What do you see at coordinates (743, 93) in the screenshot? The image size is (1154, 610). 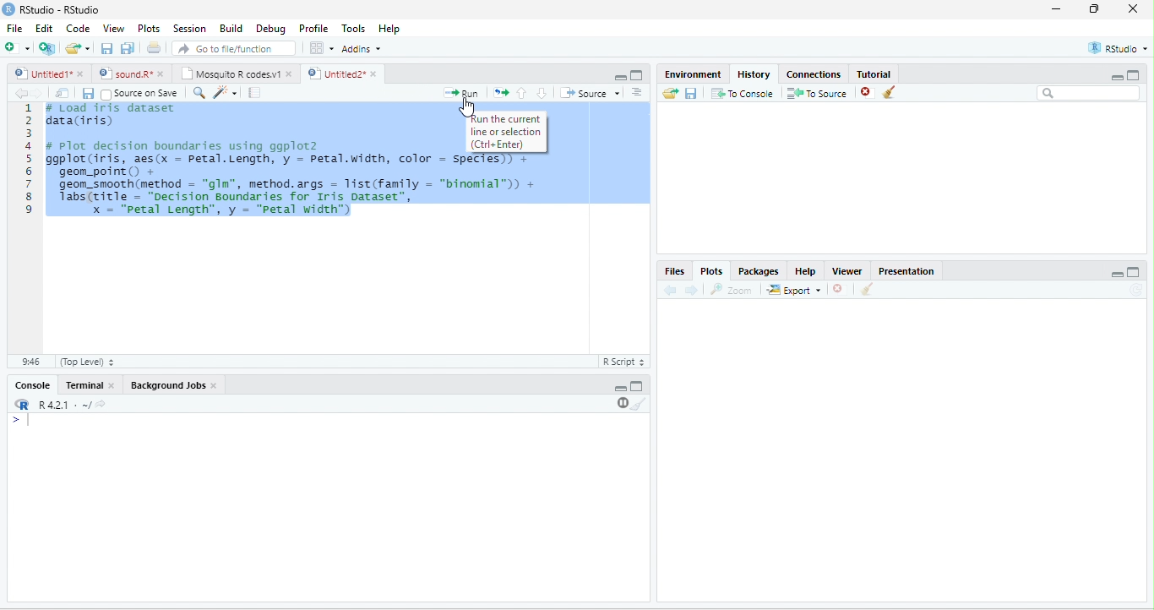 I see `To console` at bounding box center [743, 93].